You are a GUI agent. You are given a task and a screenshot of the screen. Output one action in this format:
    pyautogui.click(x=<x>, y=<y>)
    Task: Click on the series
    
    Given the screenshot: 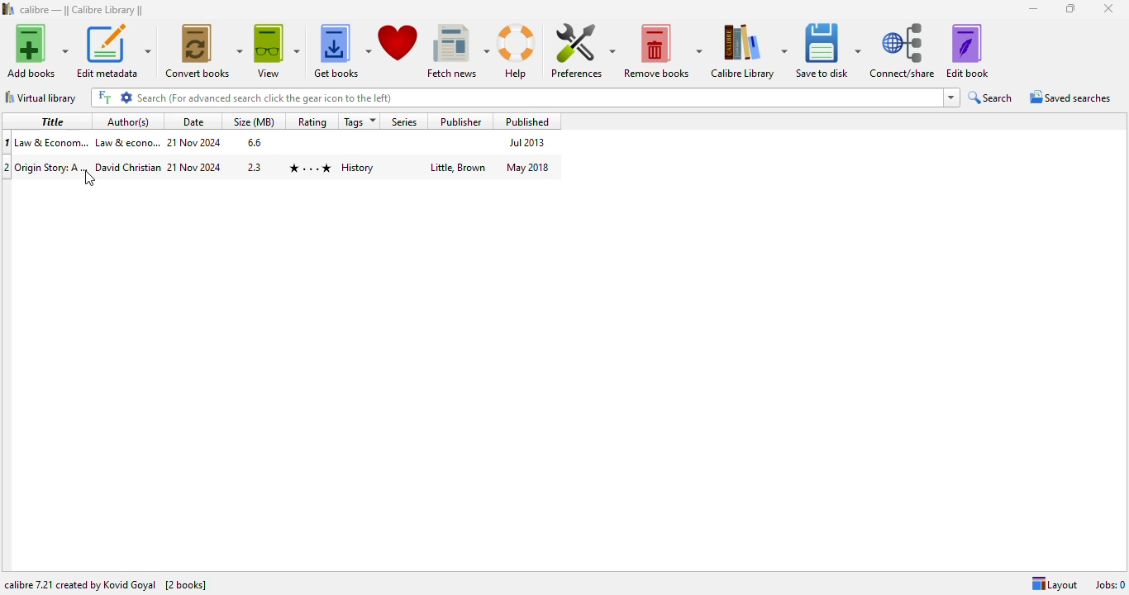 What is the action you would take?
    pyautogui.click(x=405, y=121)
    